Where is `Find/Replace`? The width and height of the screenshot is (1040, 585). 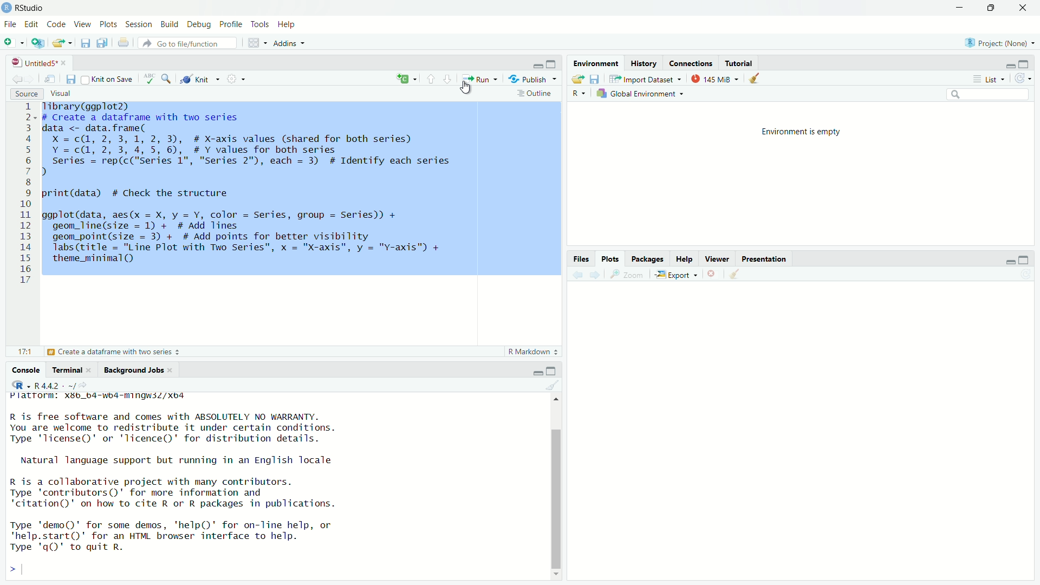 Find/Replace is located at coordinates (166, 80).